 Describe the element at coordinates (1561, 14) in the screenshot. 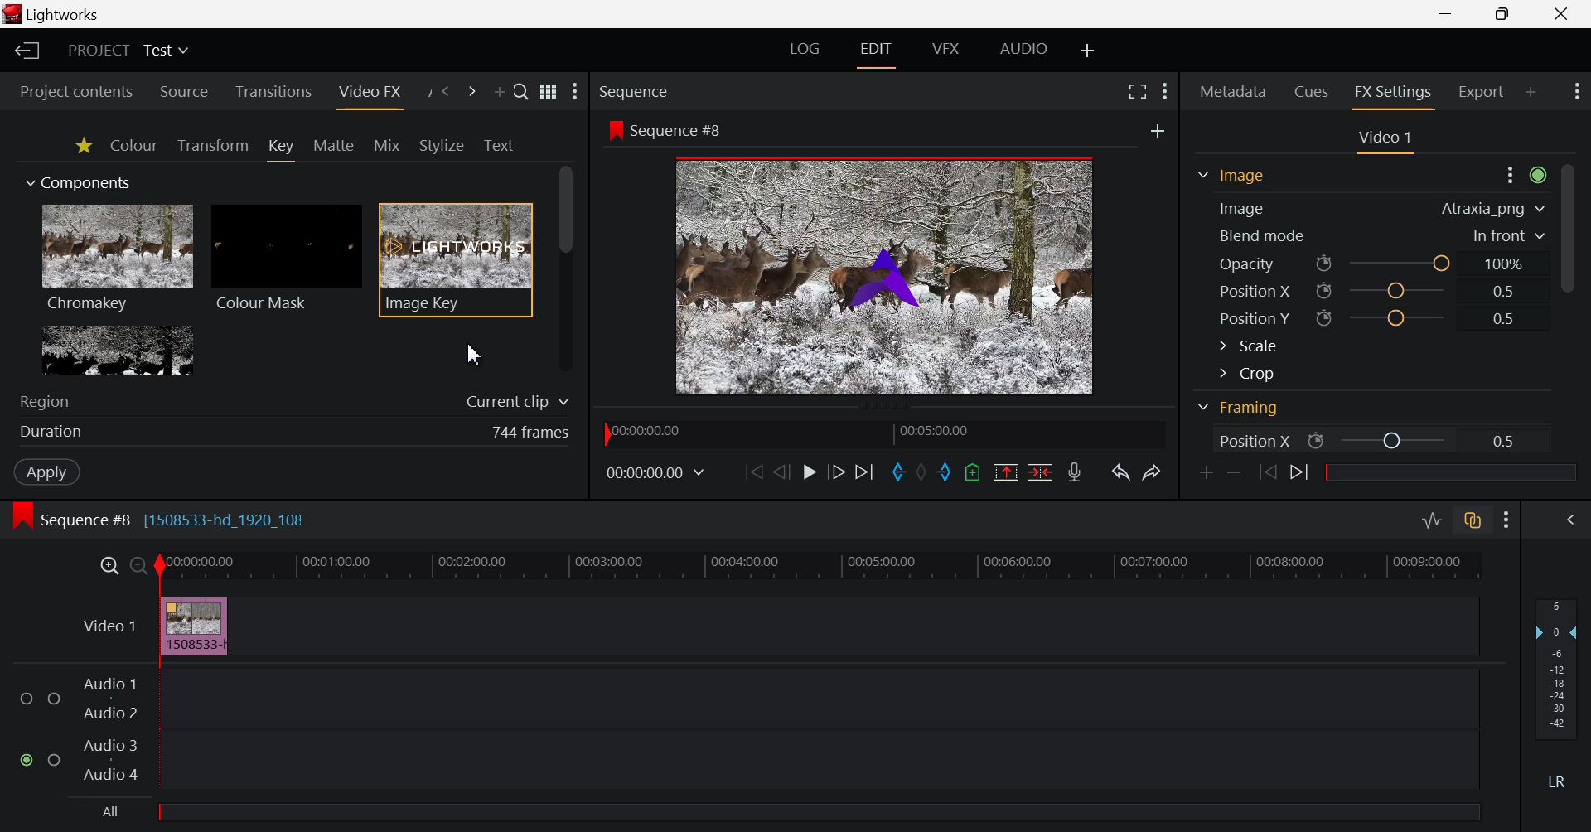

I see `Close` at that location.